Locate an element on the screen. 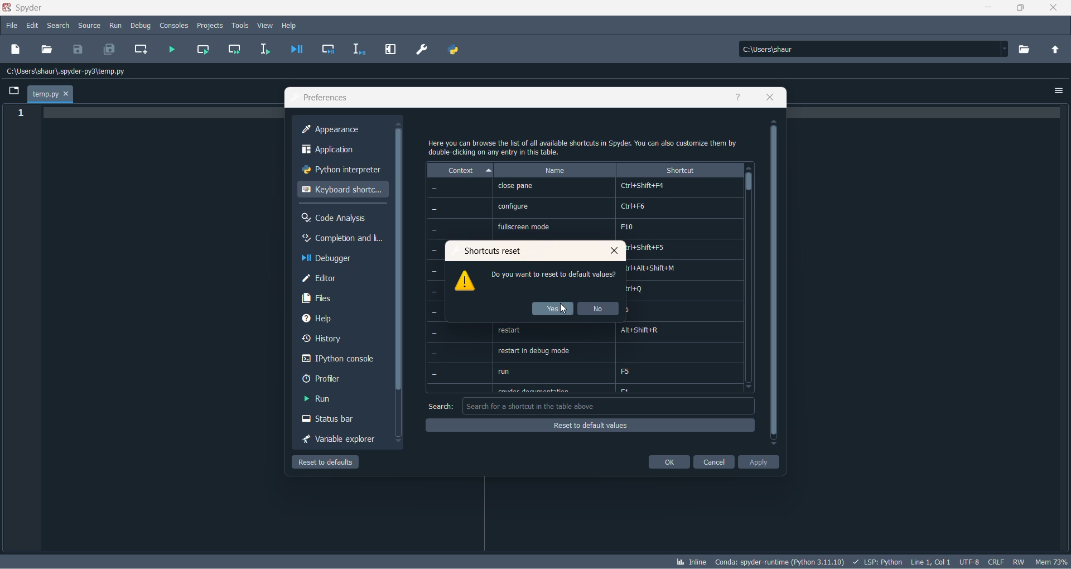 This screenshot has width=1071, height=569. chatset is located at coordinates (969, 561).